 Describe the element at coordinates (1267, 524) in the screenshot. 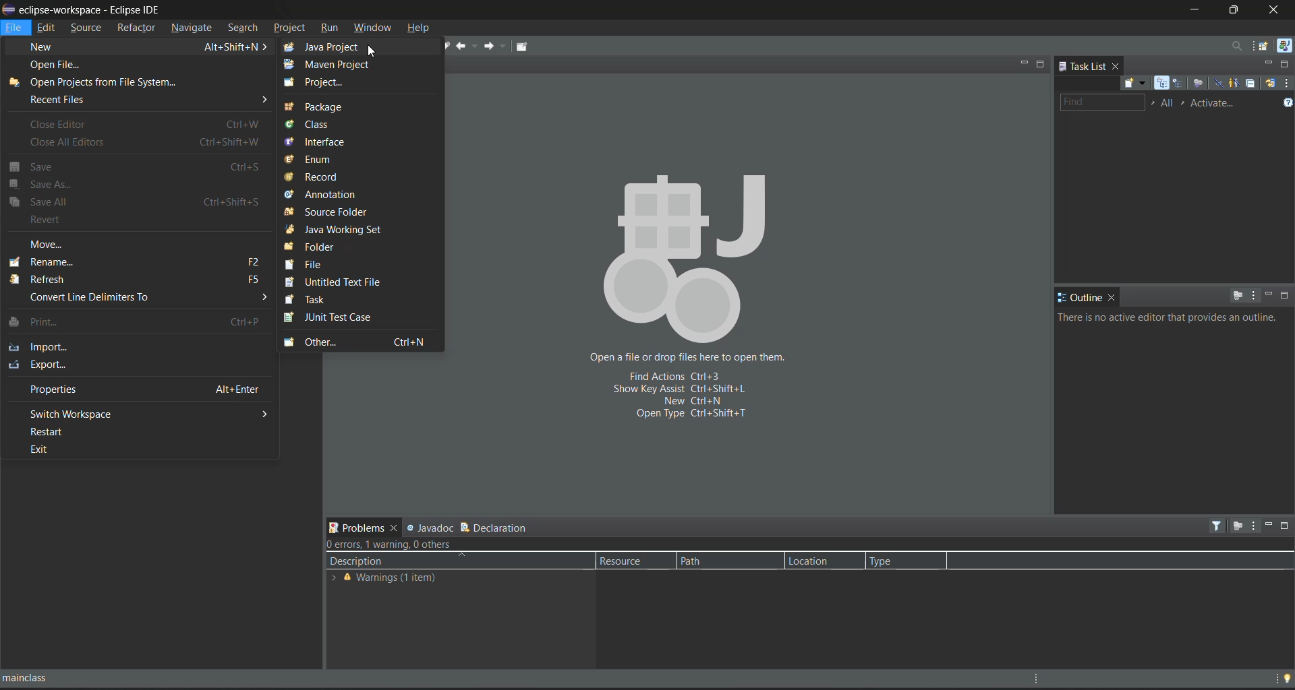

I see `minimize` at that location.